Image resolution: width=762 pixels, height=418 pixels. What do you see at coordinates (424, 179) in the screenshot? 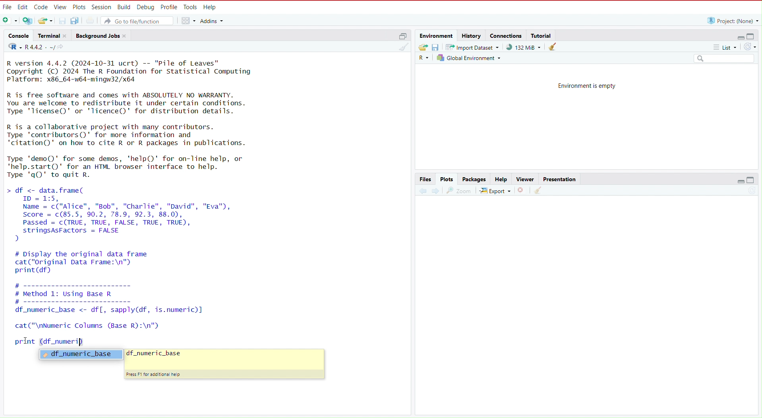
I see `Files` at bounding box center [424, 179].